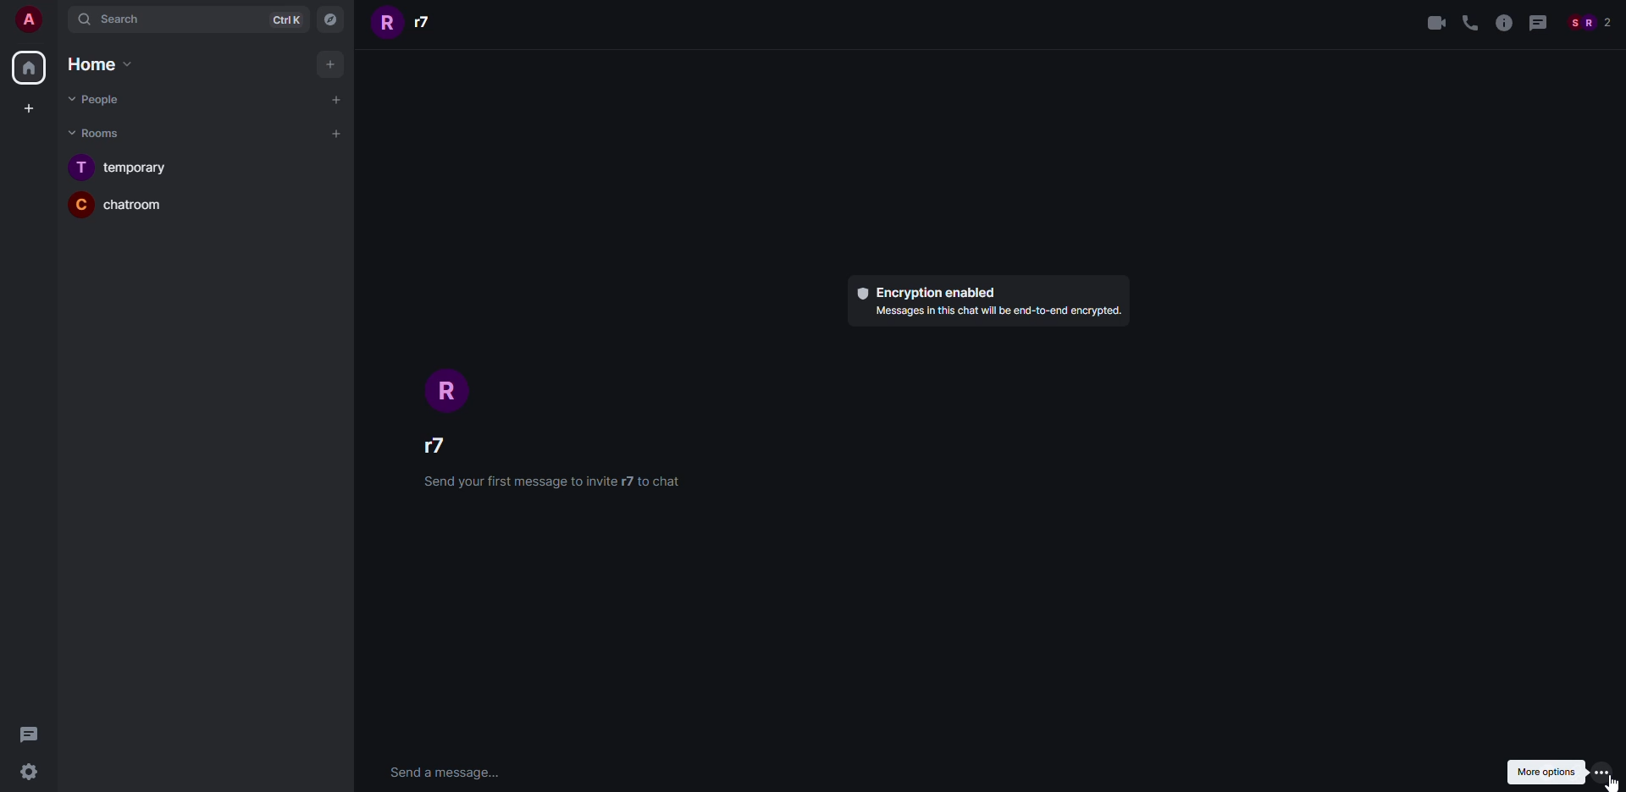 The height and width of the screenshot is (792, 1626). What do you see at coordinates (31, 110) in the screenshot?
I see `Create a space` at bounding box center [31, 110].